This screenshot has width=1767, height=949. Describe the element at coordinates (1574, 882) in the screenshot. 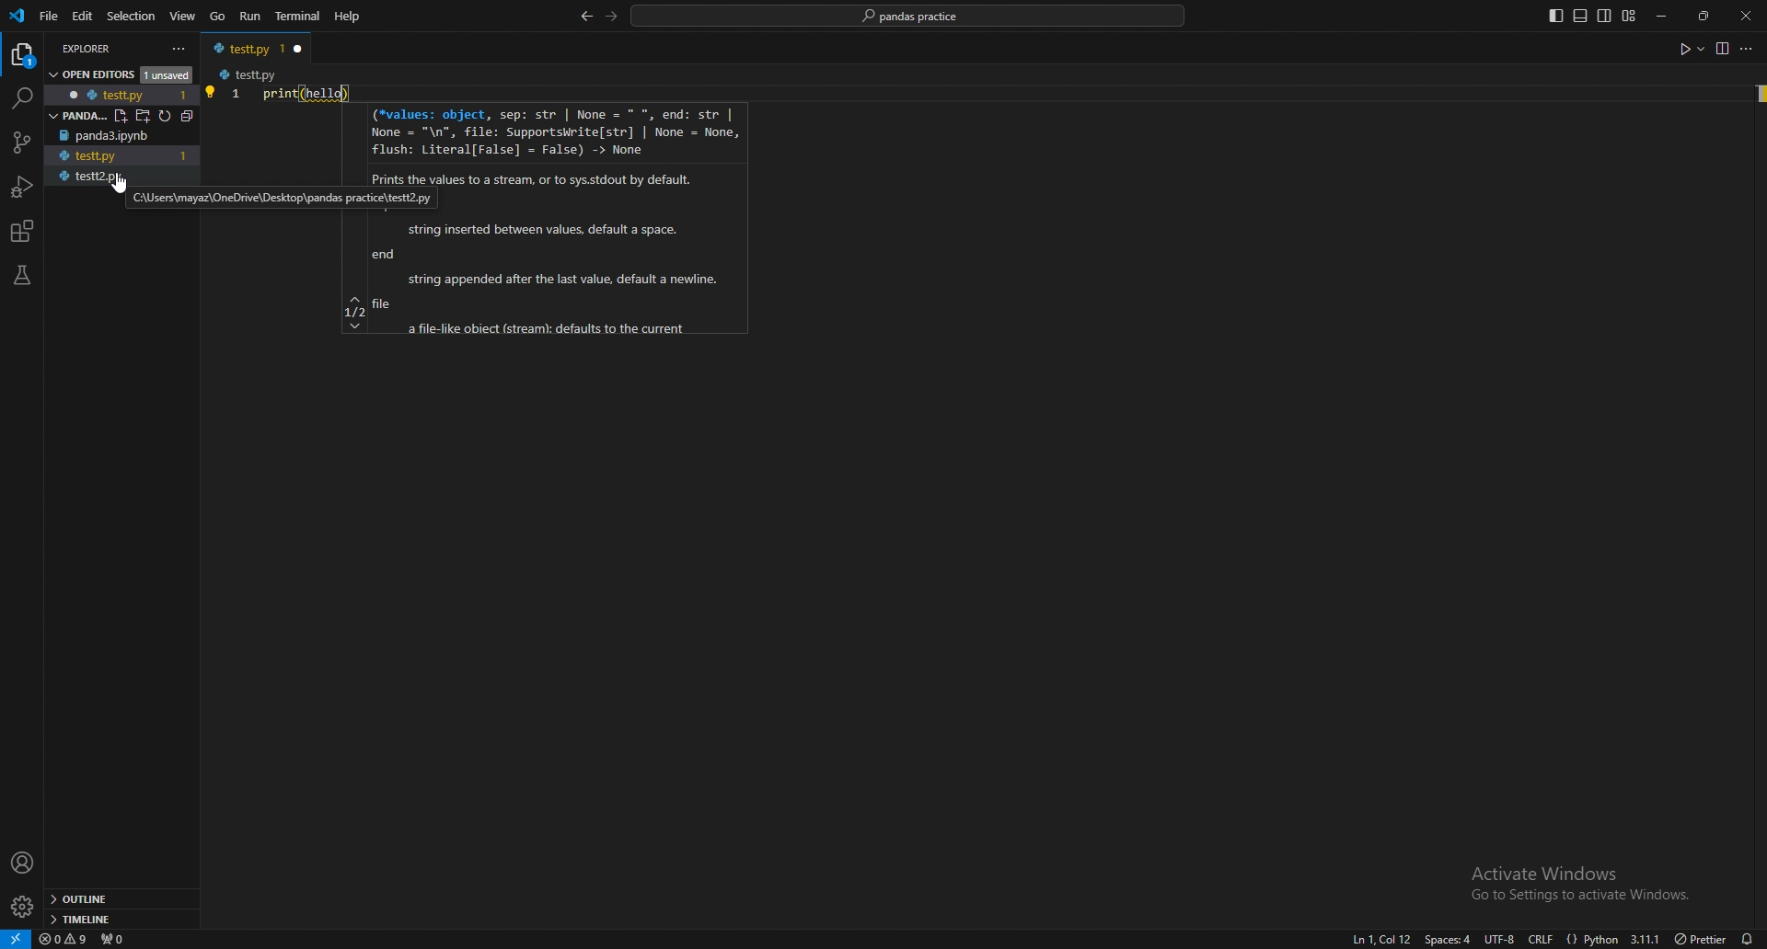

I see `Activate Windows
Go to Settings to activate Windows.` at that location.